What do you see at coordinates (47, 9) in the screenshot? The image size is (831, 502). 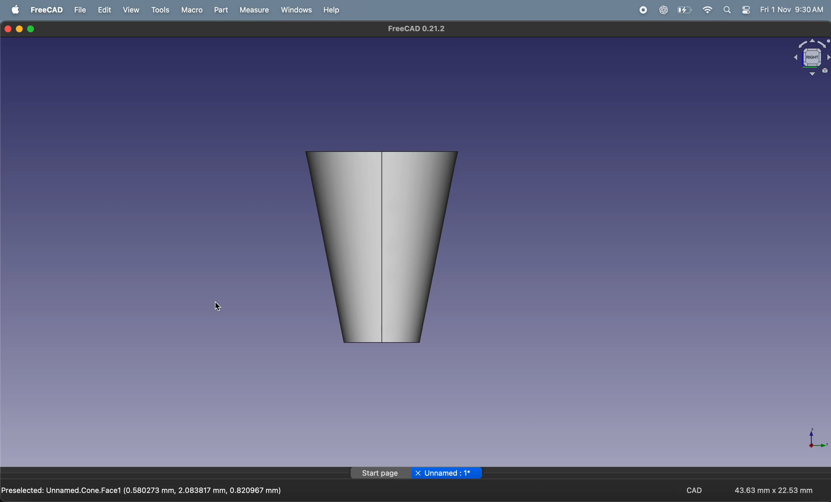 I see `FreeCAD` at bounding box center [47, 9].